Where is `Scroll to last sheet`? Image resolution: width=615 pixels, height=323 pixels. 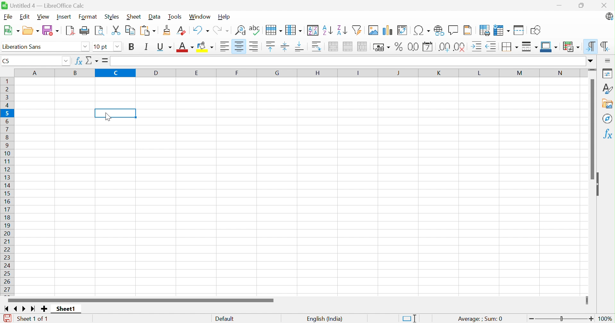
Scroll to last sheet is located at coordinates (34, 310).